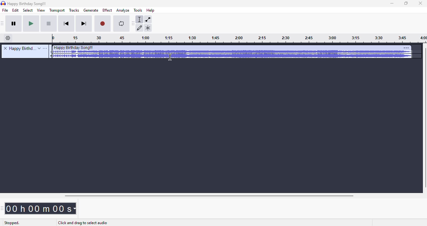 This screenshot has height=226, width=427. What do you see at coordinates (3, 24) in the screenshot?
I see `audacity transport toolbar` at bounding box center [3, 24].